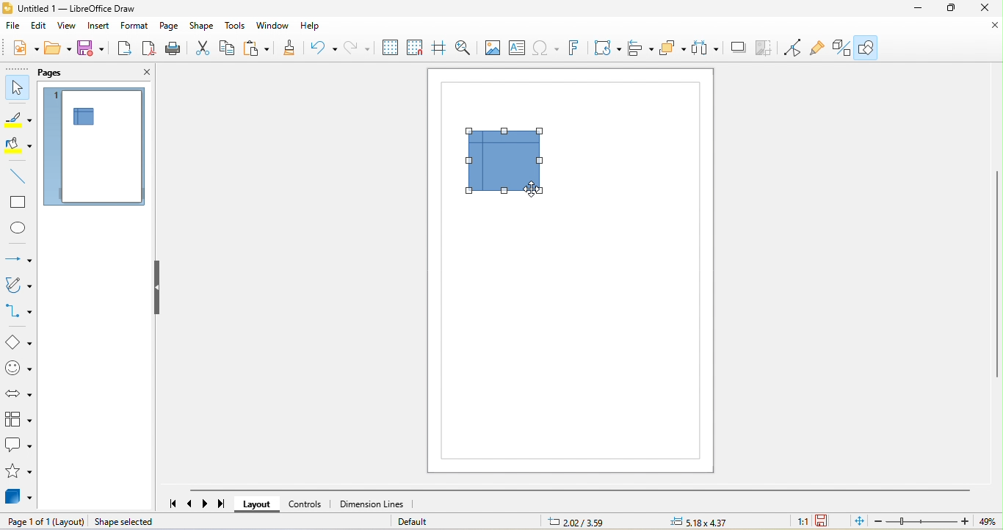  What do you see at coordinates (953, 10) in the screenshot?
I see `maximize` at bounding box center [953, 10].